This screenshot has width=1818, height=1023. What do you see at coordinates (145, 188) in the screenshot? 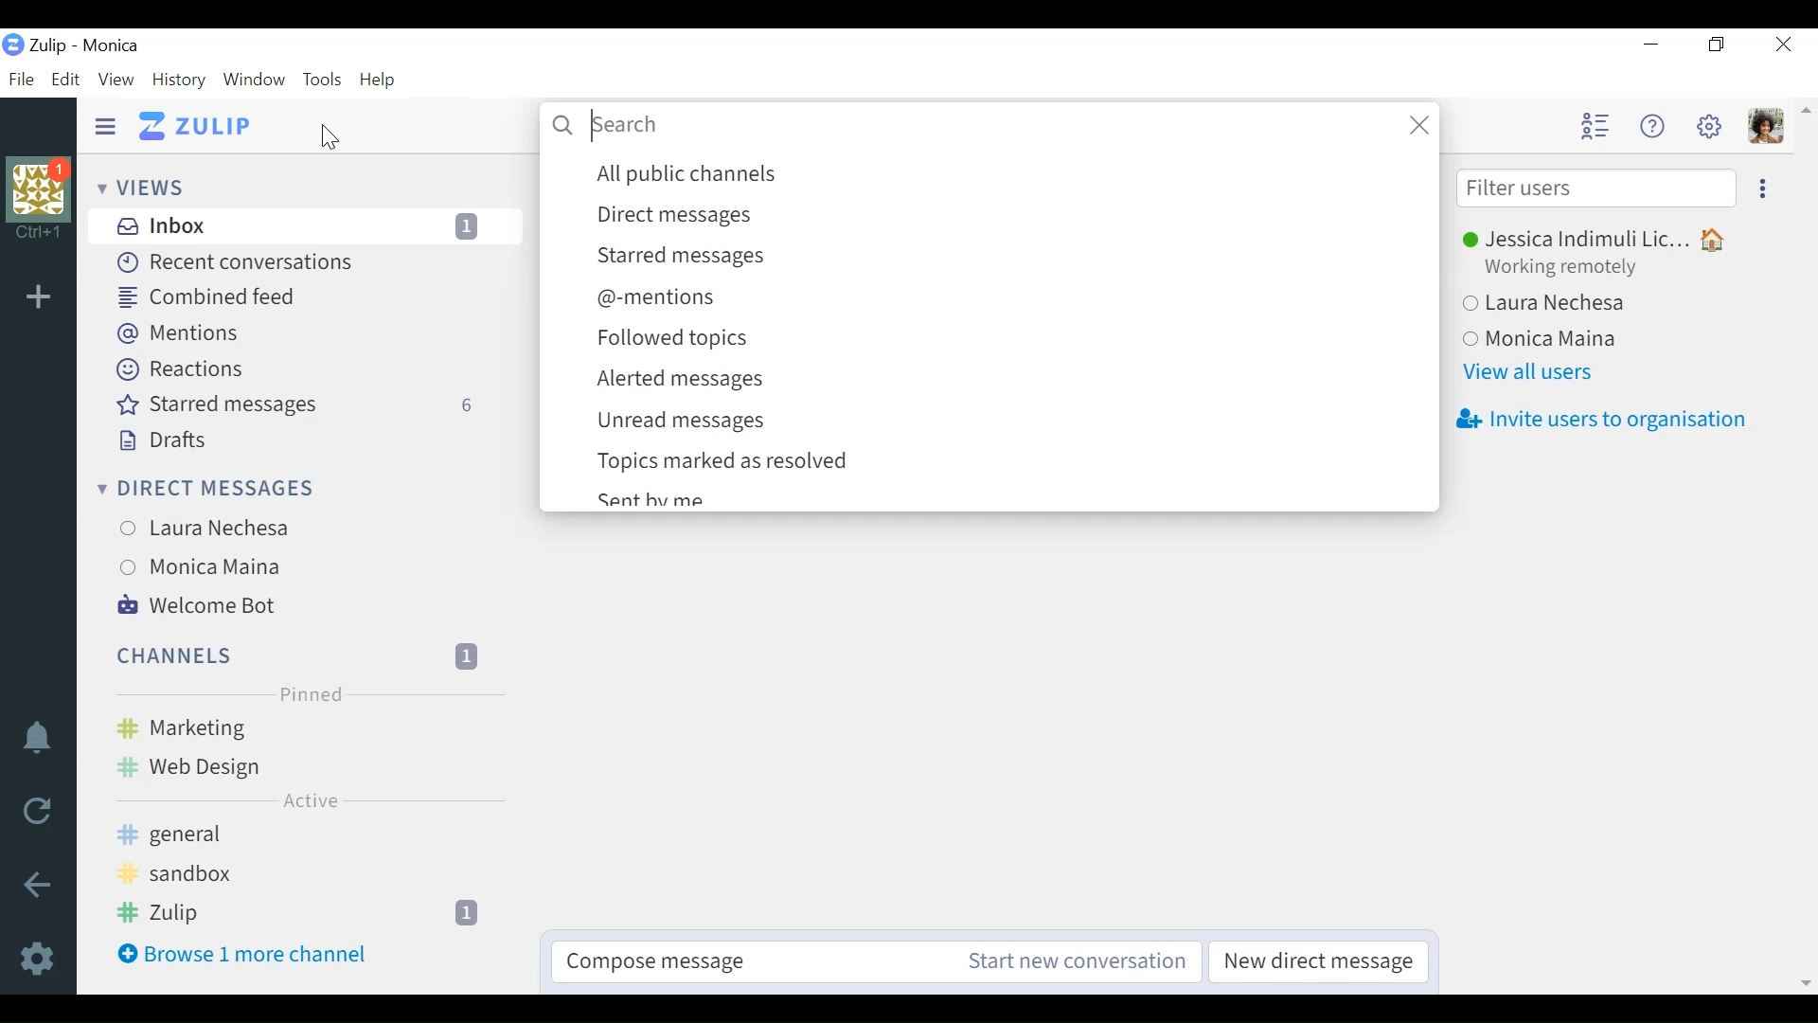
I see `Views dropdown` at bounding box center [145, 188].